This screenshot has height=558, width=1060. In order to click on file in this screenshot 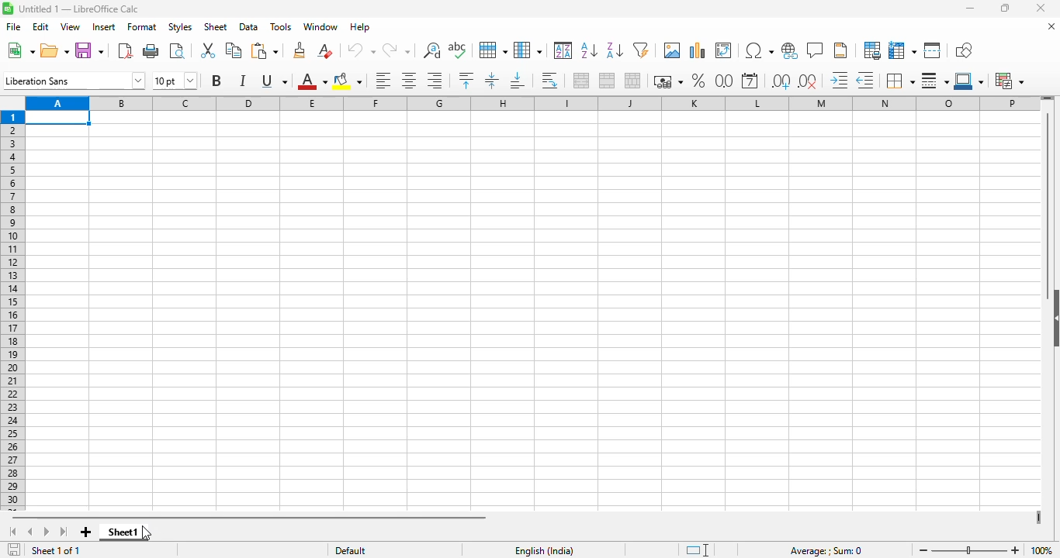, I will do `click(14, 27)`.